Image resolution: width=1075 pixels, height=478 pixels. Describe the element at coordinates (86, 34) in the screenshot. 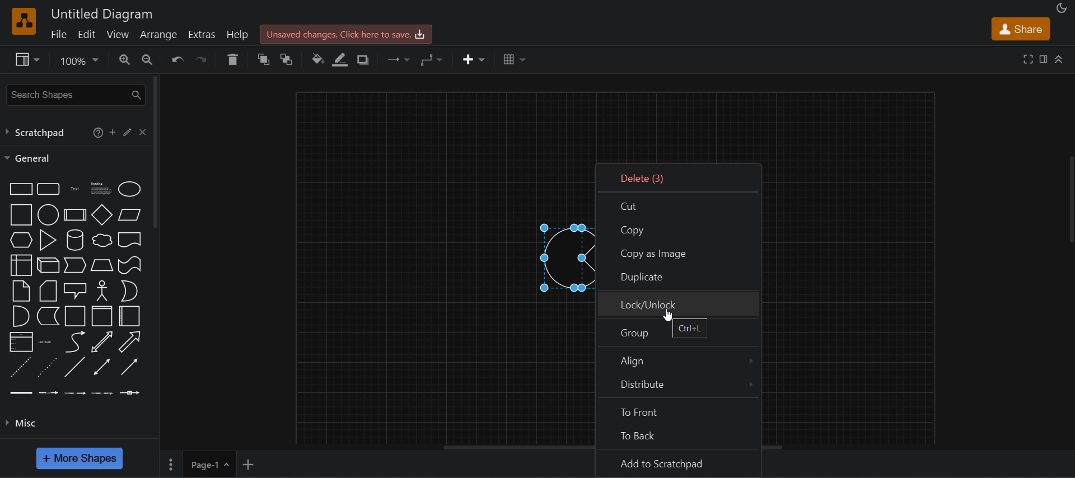

I see `edit` at that location.